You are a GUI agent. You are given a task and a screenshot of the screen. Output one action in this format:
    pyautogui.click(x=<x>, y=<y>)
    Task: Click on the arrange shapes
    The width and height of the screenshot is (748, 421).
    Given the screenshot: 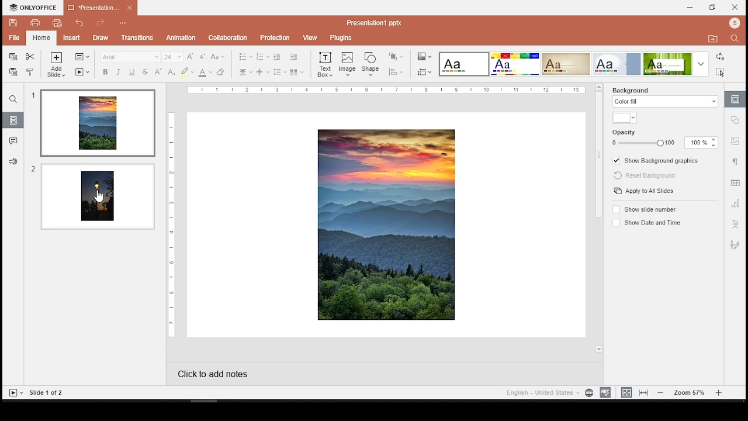 What is the action you would take?
    pyautogui.click(x=395, y=56)
    